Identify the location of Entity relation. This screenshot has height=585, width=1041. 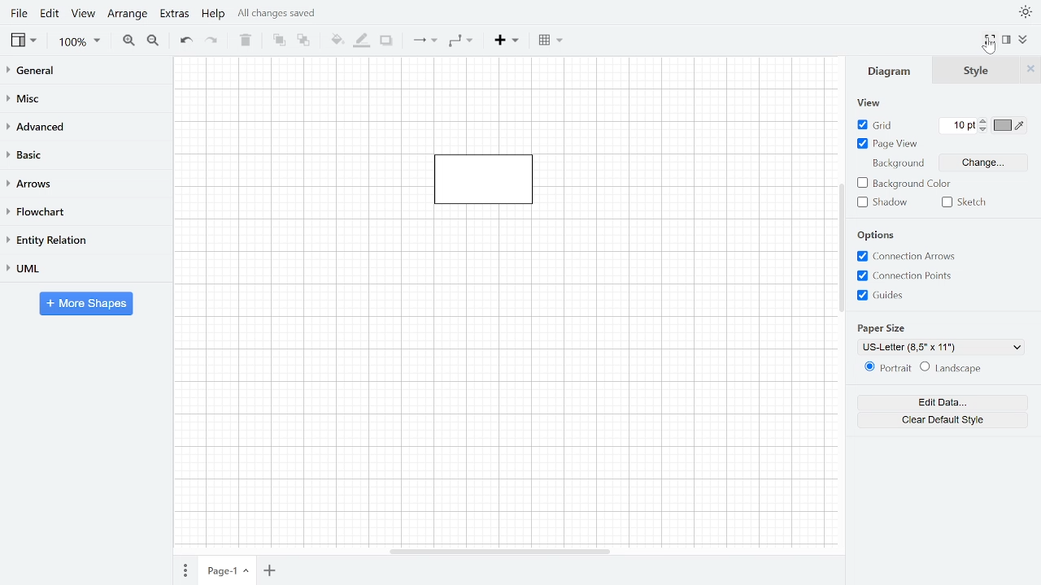
(85, 241).